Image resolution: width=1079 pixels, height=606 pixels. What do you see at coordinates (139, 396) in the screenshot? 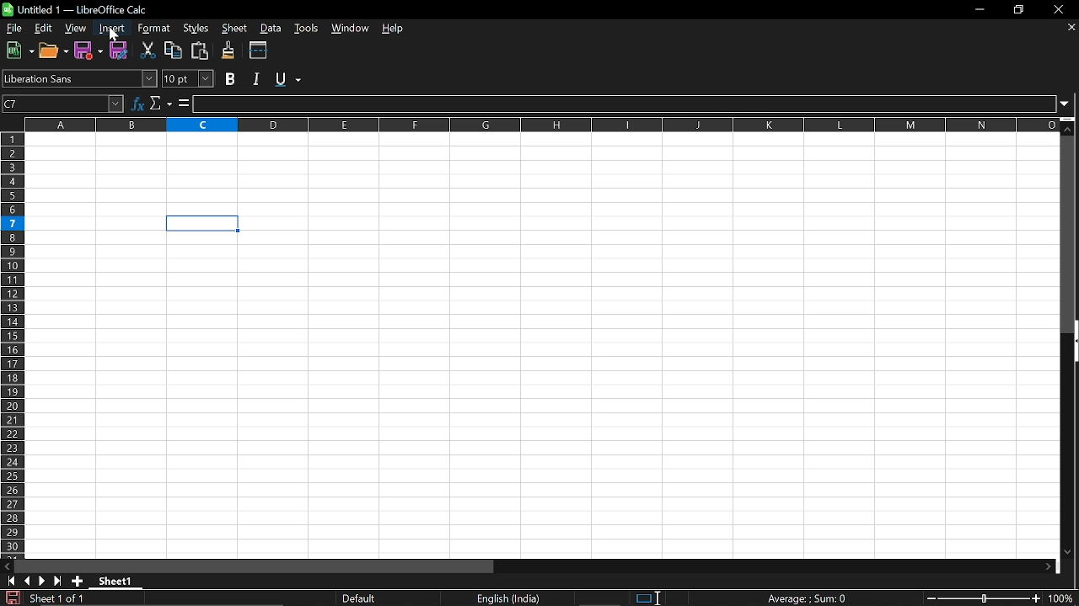
I see `Fillable cells` at bounding box center [139, 396].